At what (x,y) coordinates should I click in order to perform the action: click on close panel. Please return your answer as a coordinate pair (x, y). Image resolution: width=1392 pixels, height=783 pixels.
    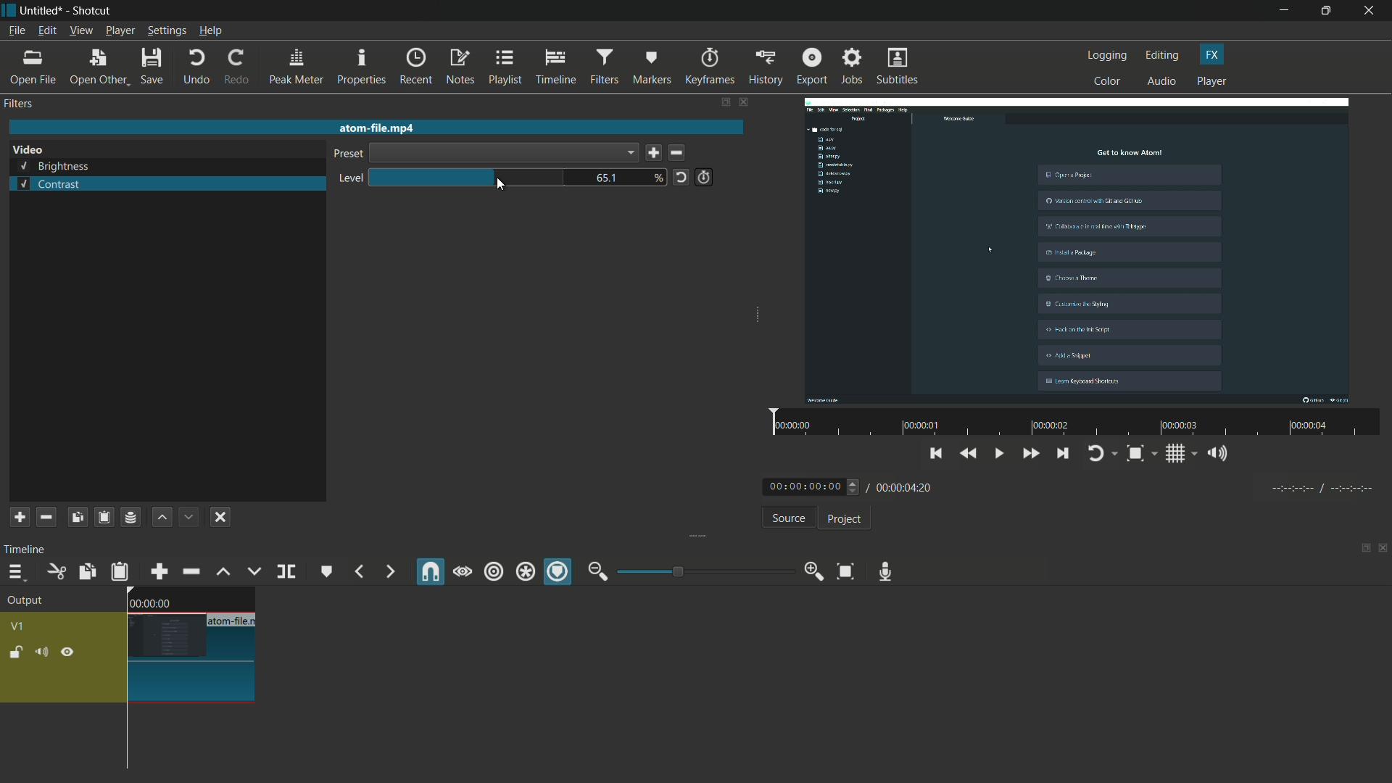
    Looking at the image, I should click on (1383, 550).